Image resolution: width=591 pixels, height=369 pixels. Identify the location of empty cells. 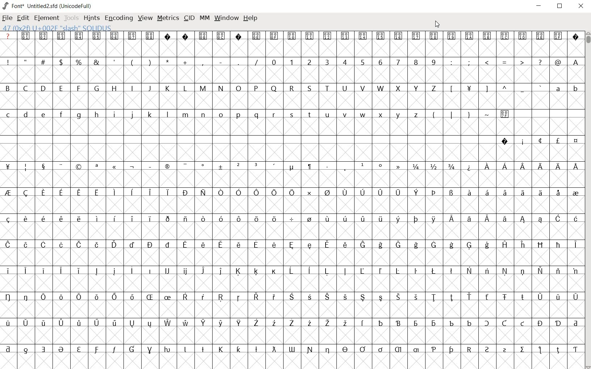
(293, 257).